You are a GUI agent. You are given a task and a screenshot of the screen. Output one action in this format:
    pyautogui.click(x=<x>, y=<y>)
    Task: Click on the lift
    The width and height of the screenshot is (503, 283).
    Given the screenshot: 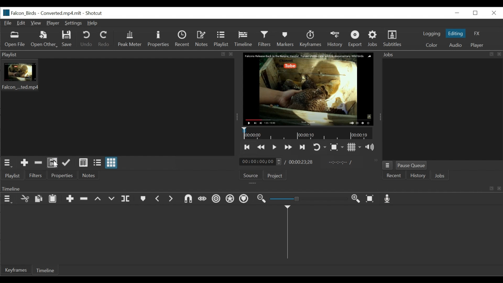 What is the action you would take?
    pyautogui.click(x=98, y=199)
    